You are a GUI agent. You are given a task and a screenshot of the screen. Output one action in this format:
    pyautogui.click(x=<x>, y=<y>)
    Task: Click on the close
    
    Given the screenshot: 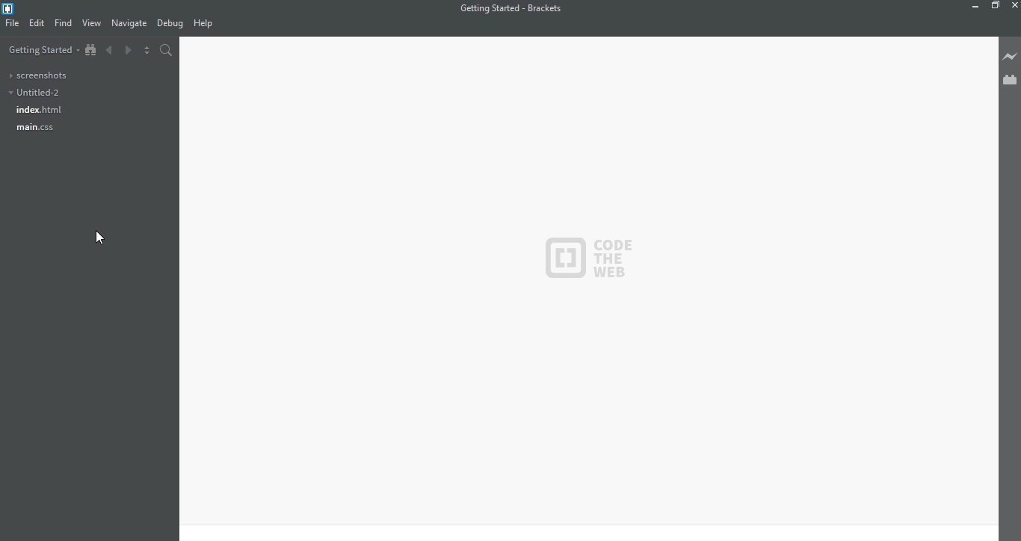 What is the action you would take?
    pyautogui.click(x=1013, y=5)
    